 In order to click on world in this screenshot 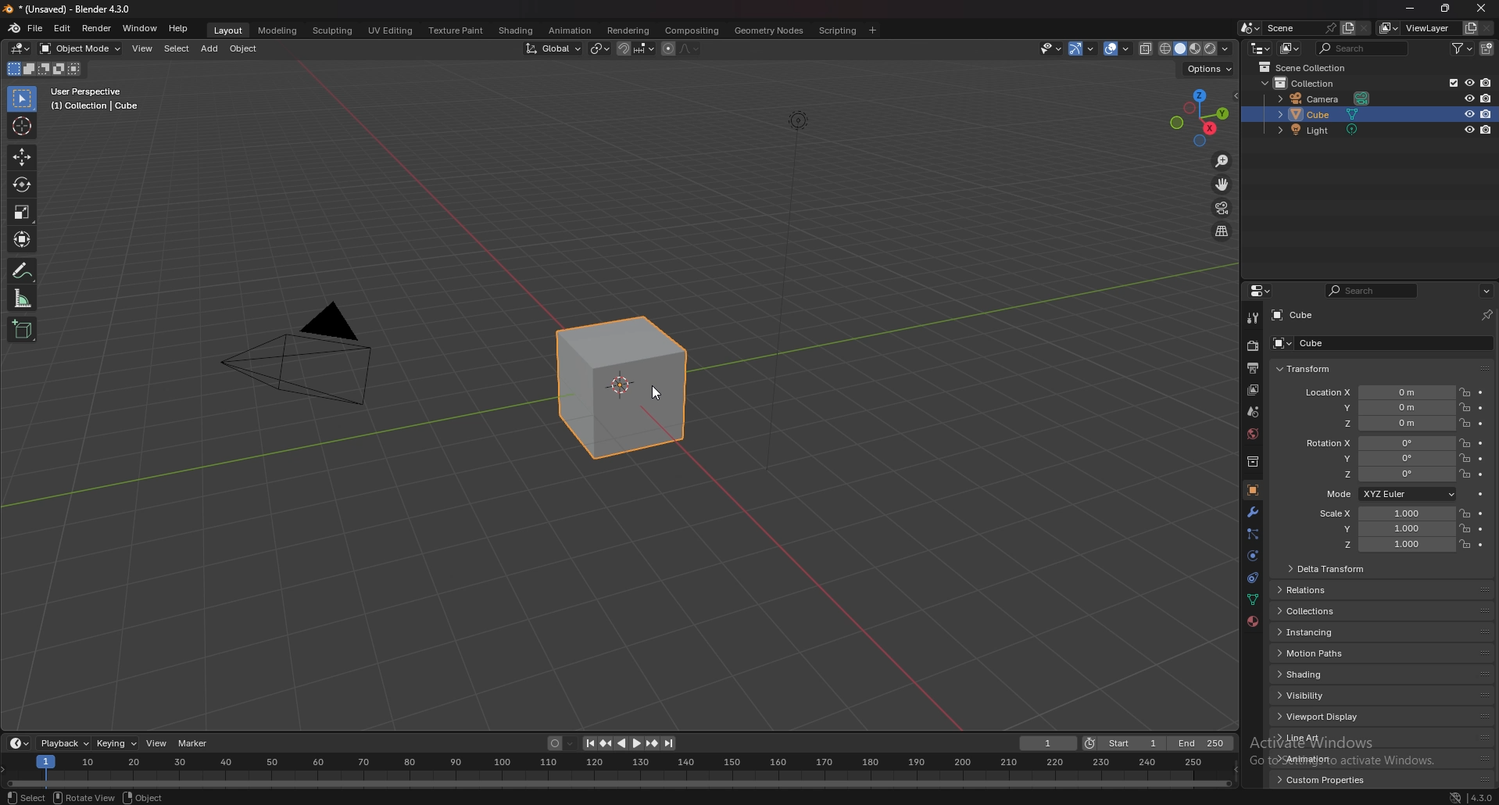, I will do `click(1253, 434)`.